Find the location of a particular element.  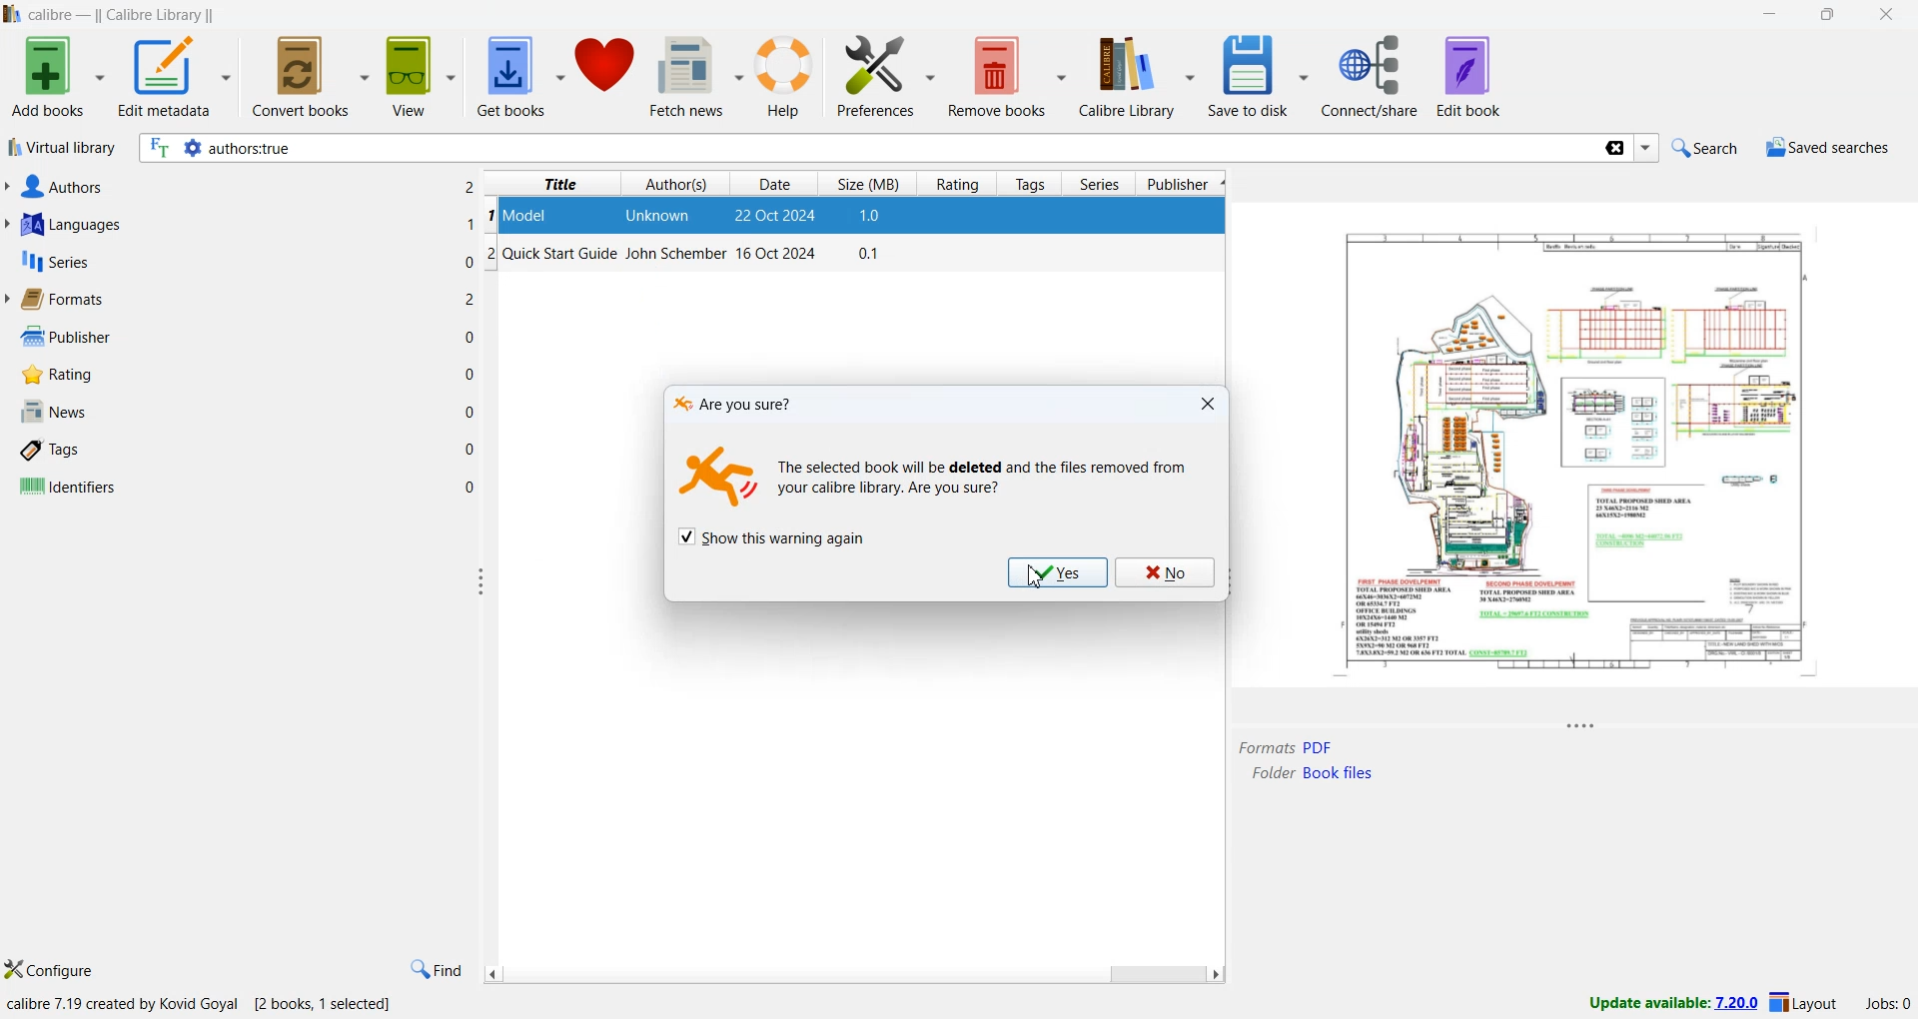

configure is located at coordinates (51, 971).